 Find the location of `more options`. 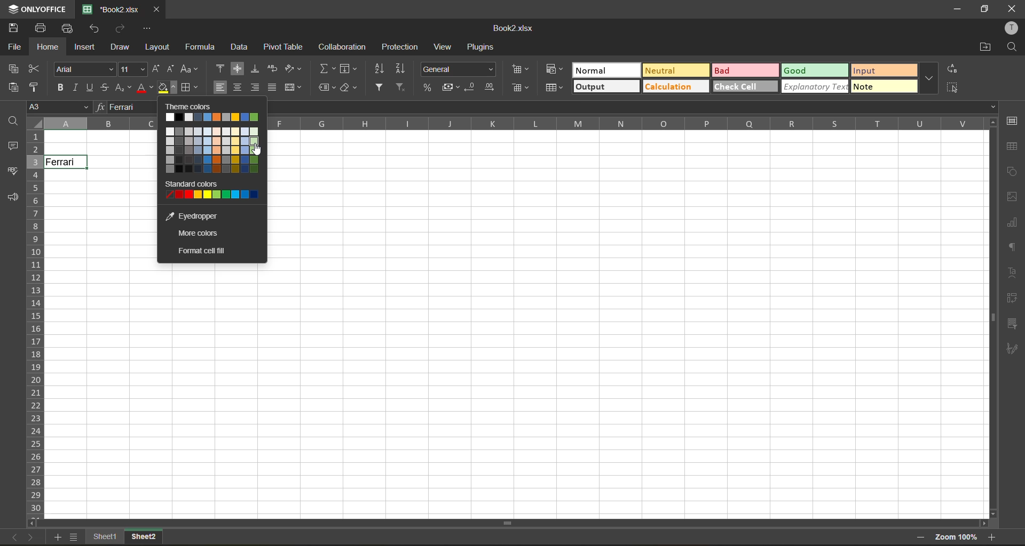

more options is located at coordinates (929, 79).